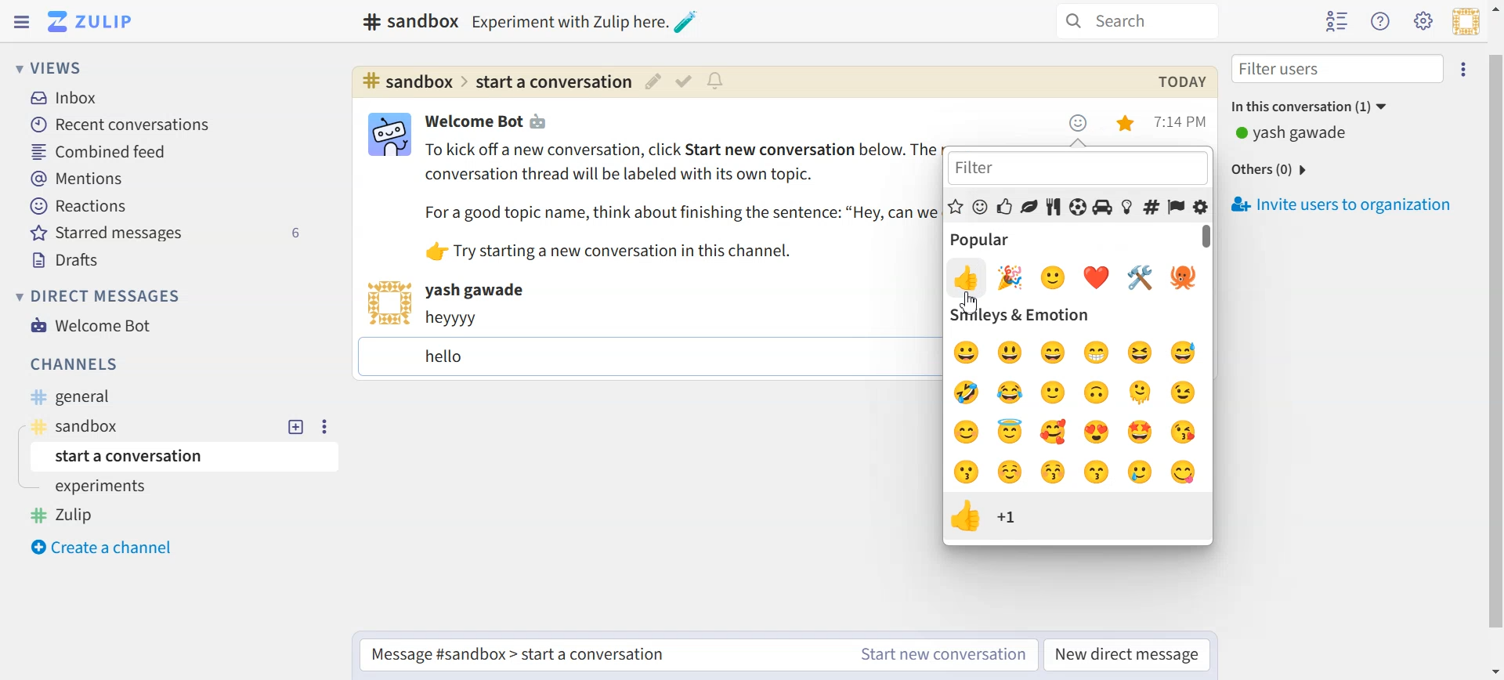 The width and height of the screenshot is (1504, 680). I want to click on Zulip Tag, so click(70, 515).